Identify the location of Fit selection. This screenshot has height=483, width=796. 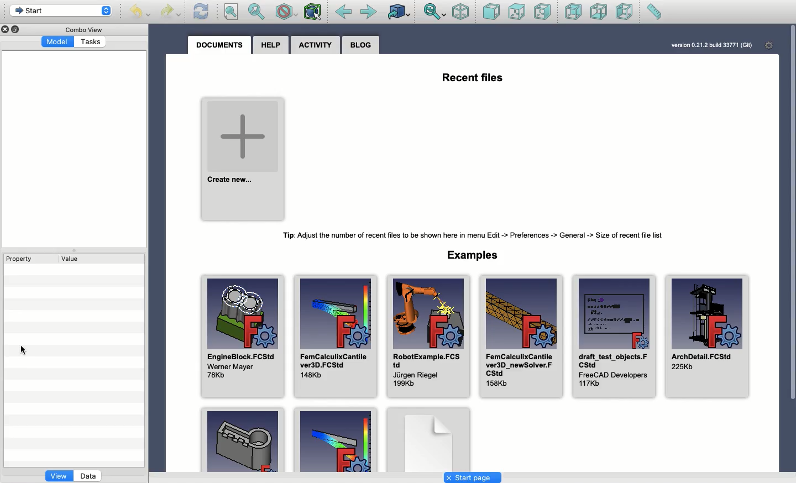
(256, 11).